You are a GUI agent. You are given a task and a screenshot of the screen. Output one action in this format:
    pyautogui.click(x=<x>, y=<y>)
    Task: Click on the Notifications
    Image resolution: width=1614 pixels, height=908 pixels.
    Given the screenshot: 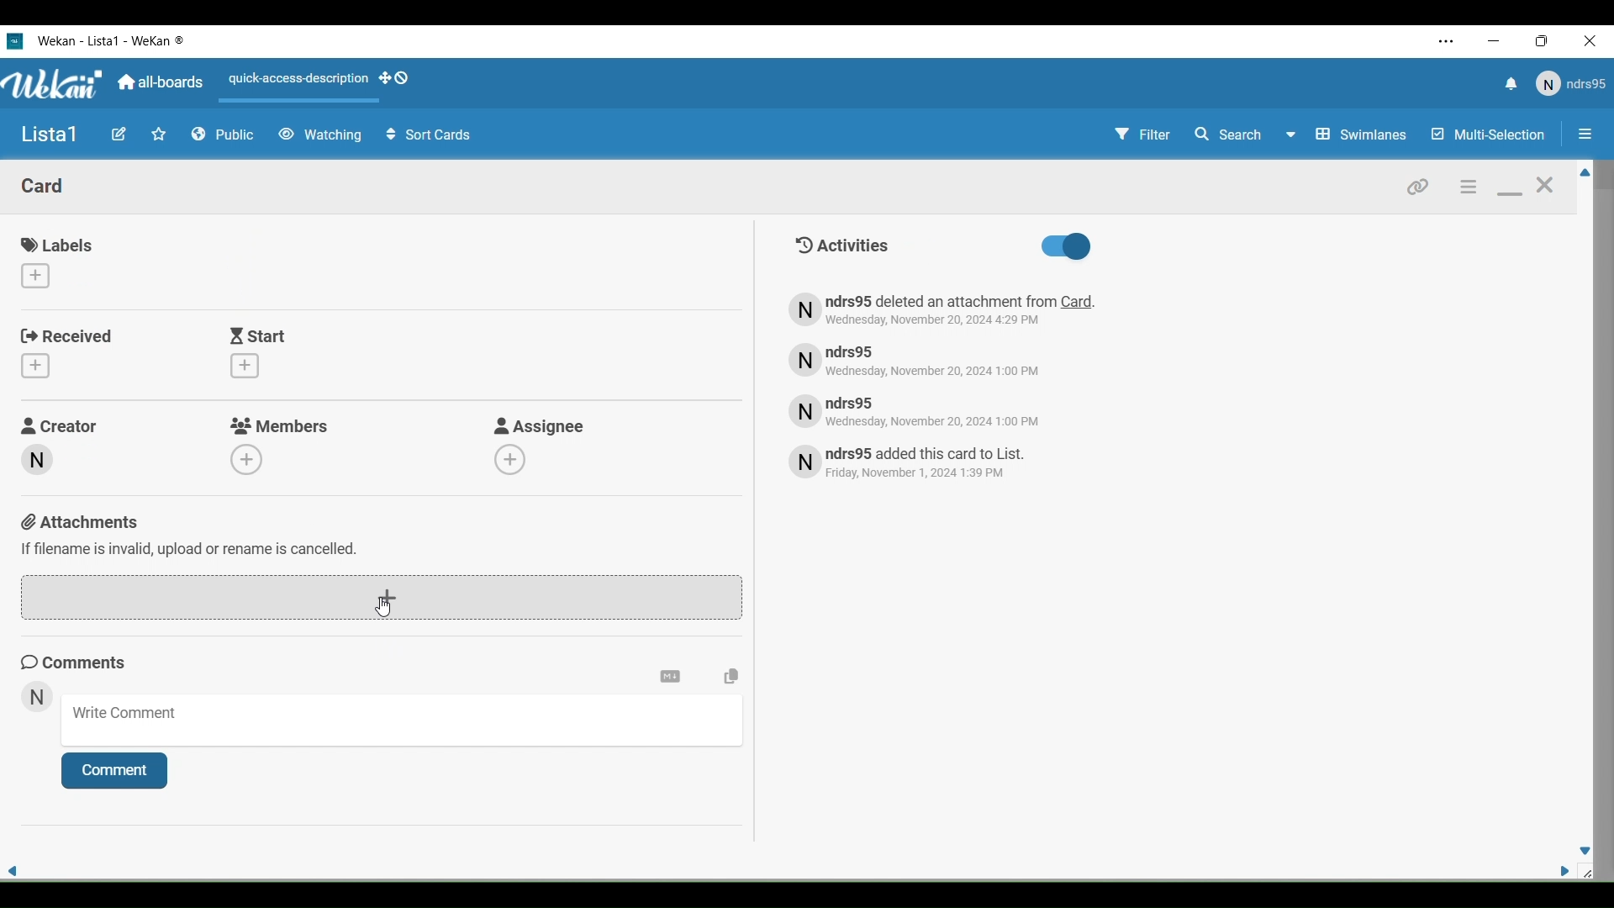 What is the action you would take?
    pyautogui.click(x=1509, y=86)
    